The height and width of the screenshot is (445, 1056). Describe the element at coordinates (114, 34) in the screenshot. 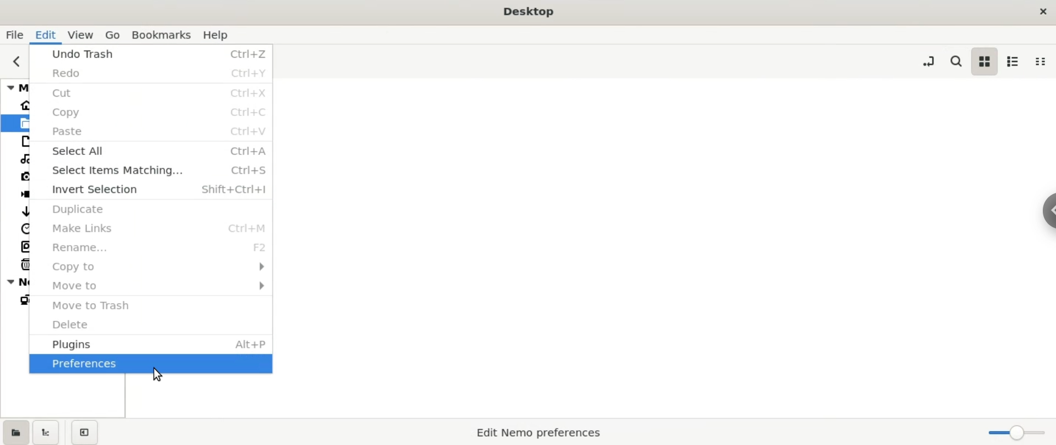

I see `go ` at that location.